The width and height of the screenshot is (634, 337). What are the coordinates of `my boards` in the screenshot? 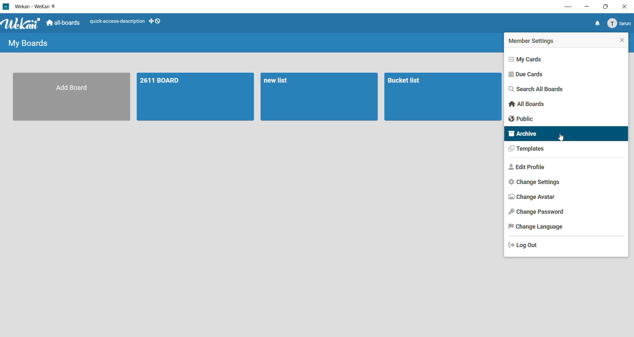 It's located at (26, 43).